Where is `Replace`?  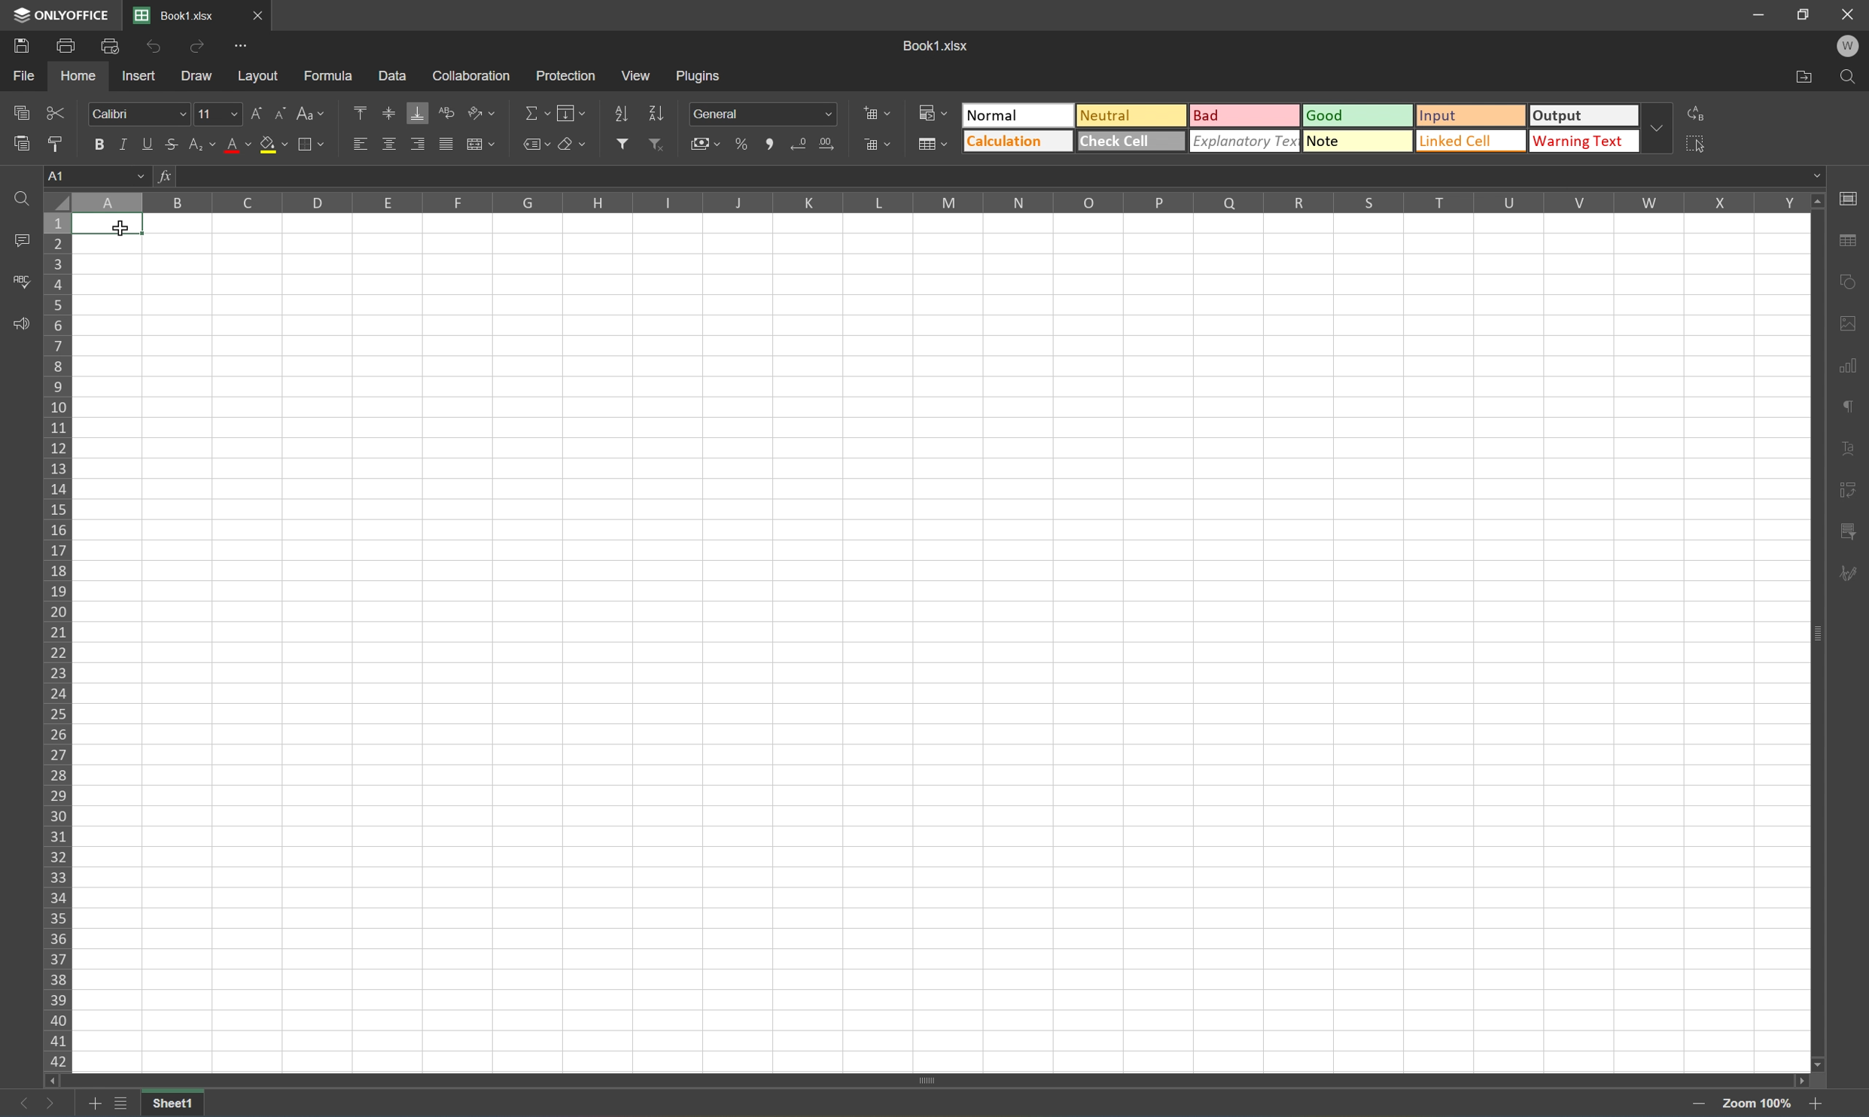
Replace is located at coordinates (1700, 114).